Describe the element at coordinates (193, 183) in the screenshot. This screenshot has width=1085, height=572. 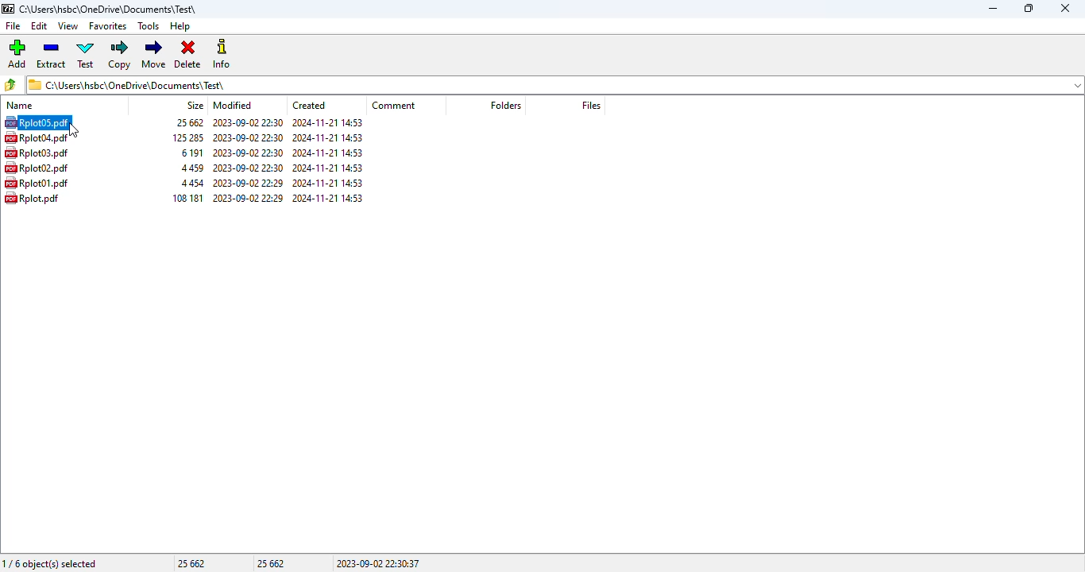
I see `size` at that location.